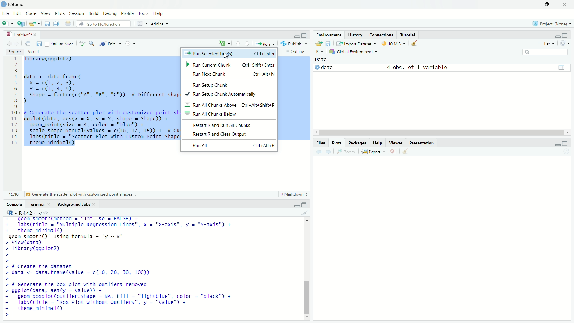  I want to click on Find/Replace, so click(92, 43).